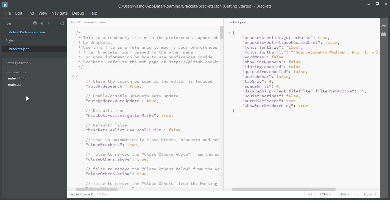  I want to click on Edit, so click(19, 13).